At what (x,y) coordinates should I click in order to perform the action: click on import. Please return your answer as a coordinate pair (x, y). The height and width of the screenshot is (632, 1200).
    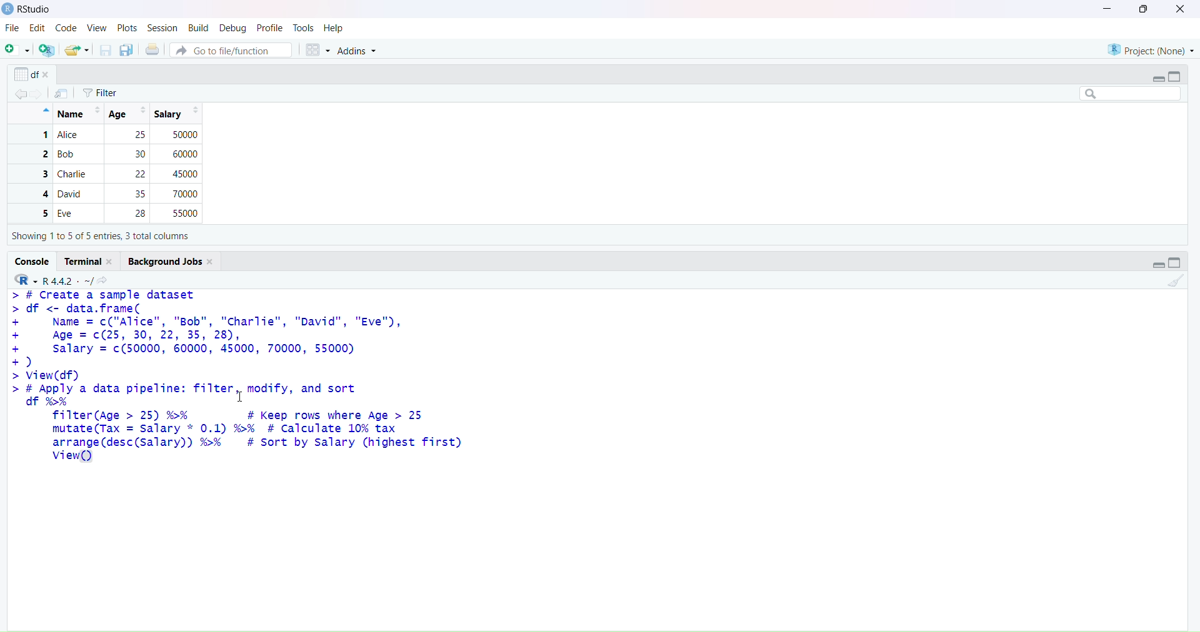
    Looking at the image, I should click on (62, 93).